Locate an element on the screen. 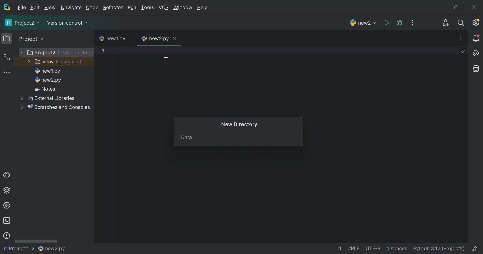 The width and height of the screenshot is (483, 254). New Directory is located at coordinates (240, 124).